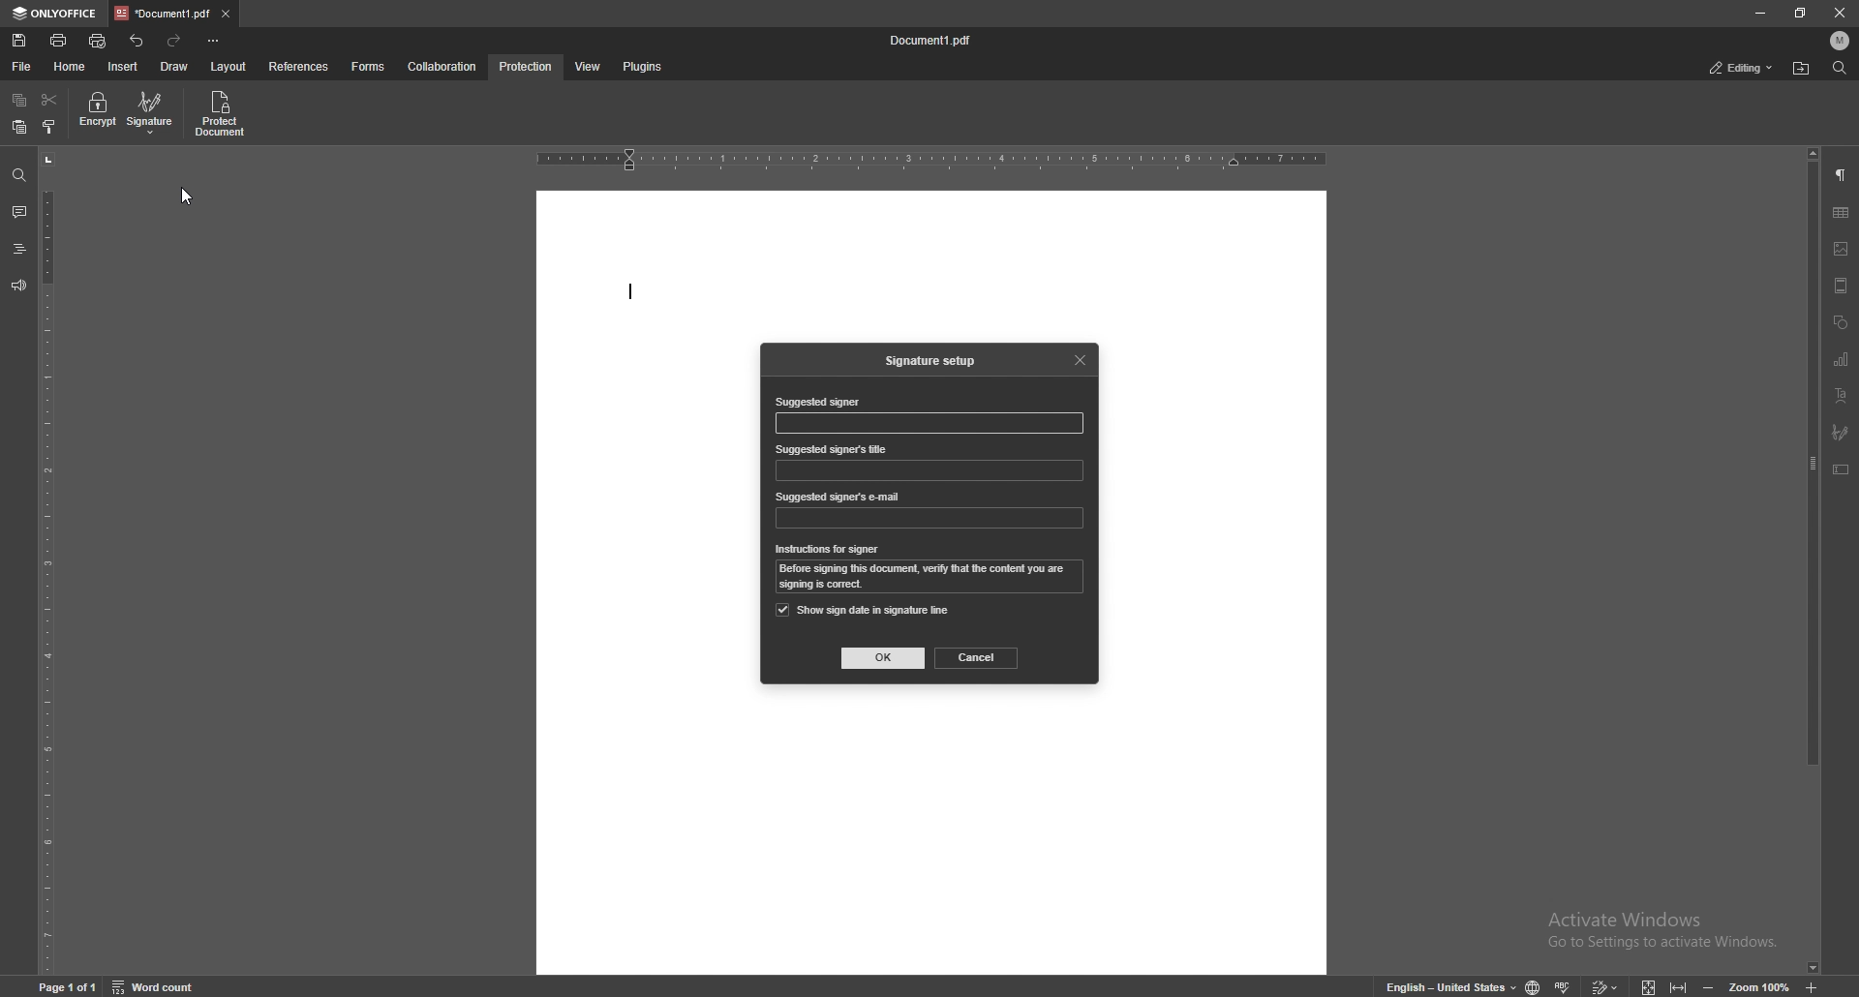 The height and width of the screenshot is (997, 1859). What do you see at coordinates (1742, 69) in the screenshot?
I see `status` at bounding box center [1742, 69].